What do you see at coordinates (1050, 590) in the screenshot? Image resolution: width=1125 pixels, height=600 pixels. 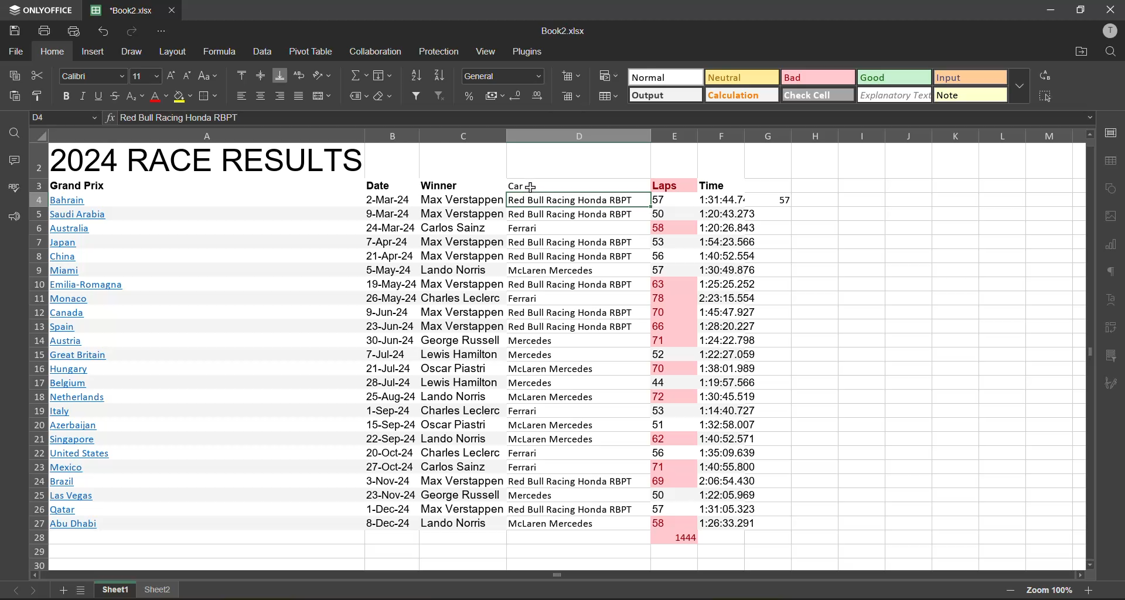 I see `zoom factor` at bounding box center [1050, 590].